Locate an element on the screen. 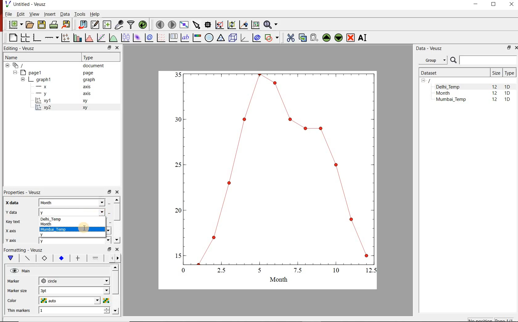 This screenshot has width=518, height=322. edit and enter new datasets is located at coordinates (95, 25).